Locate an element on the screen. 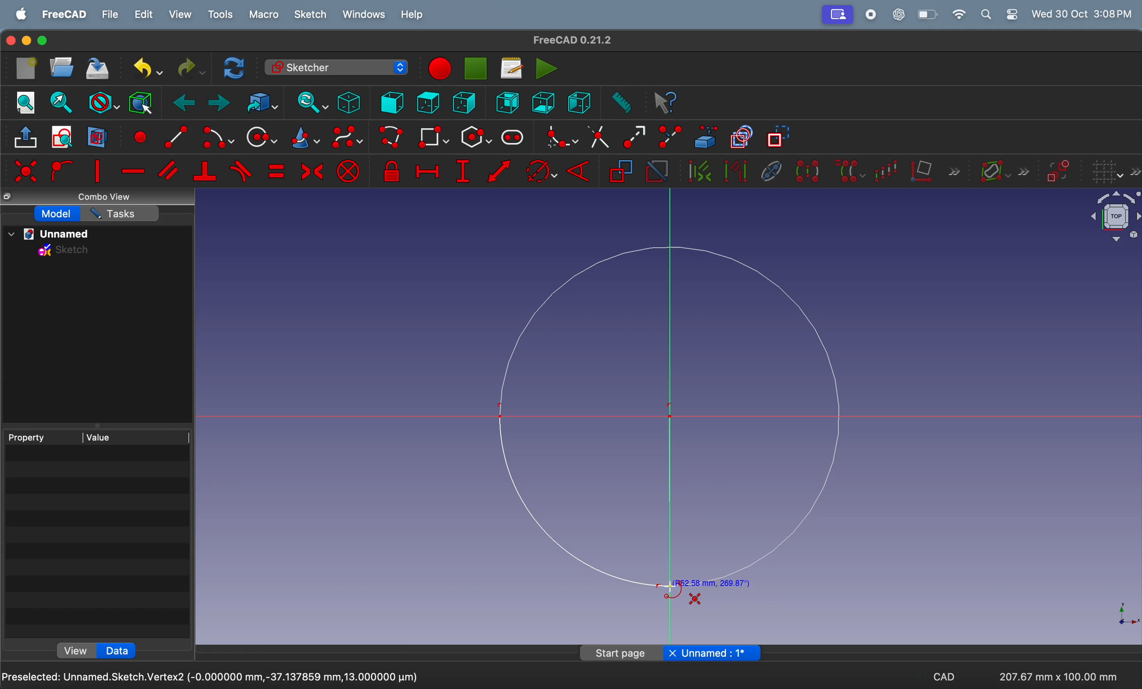  create slot is located at coordinates (513, 138).